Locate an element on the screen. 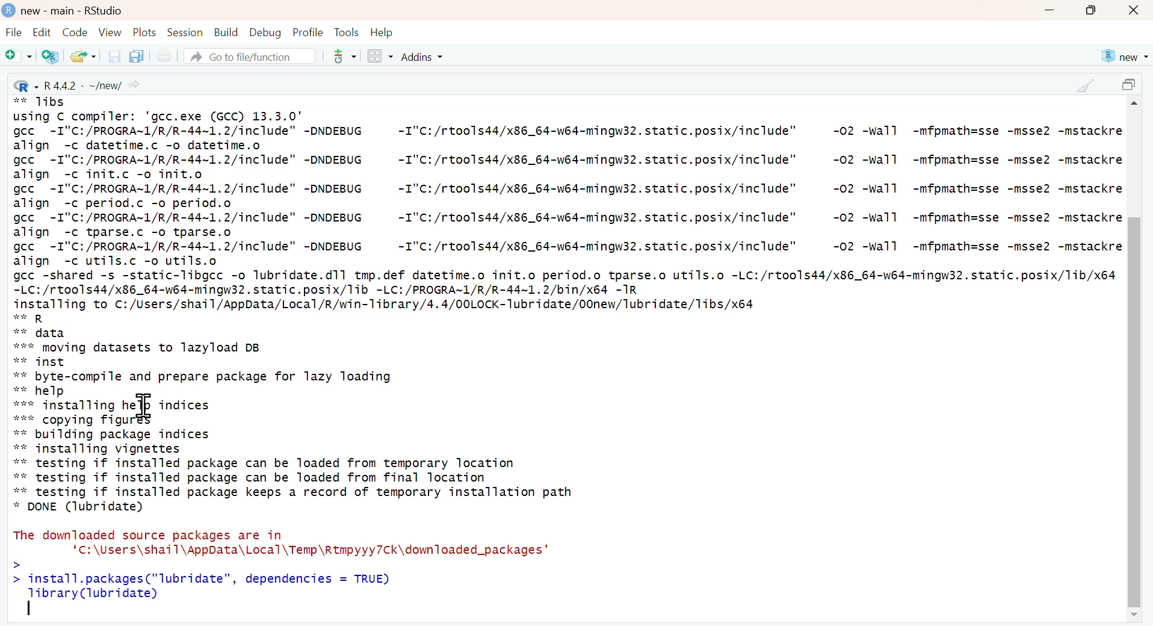 The image size is (1153, 626). maximize is located at coordinates (1131, 86).